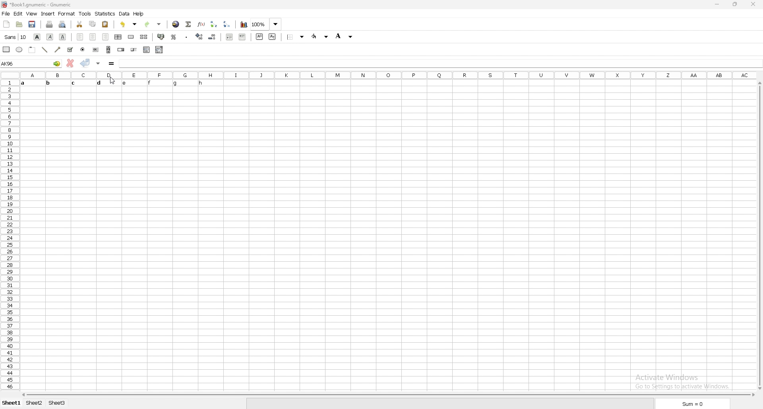 The image size is (763, 409). What do you see at coordinates (37, 37) in the screenshot?
I see `bold` at bounding box center [37, 37].